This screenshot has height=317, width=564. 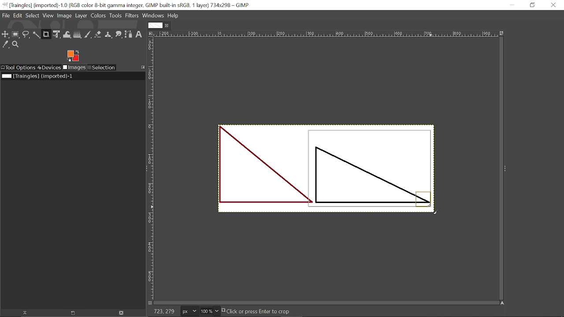 What do you see at coordinates (506, 116) in the screenshot?
I see `Text tool` at bounding box center [506, 116].